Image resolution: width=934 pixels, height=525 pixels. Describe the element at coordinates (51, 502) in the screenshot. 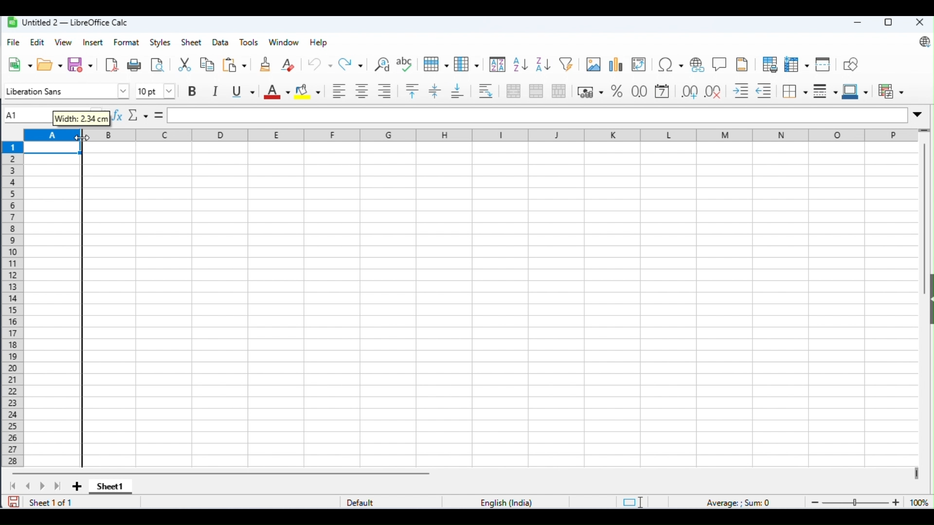

I see `sheet 1 of 1` at that location.